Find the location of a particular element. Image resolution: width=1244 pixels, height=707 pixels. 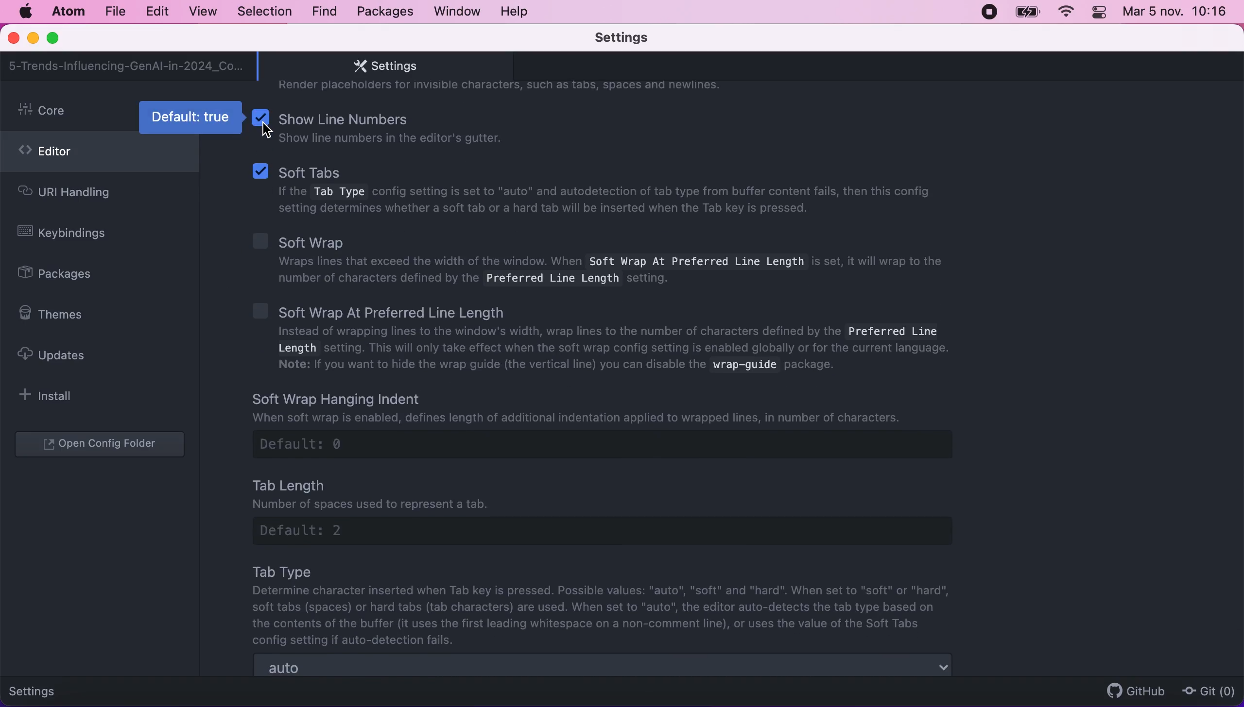

URI handling is located at coordinates (82, 195).